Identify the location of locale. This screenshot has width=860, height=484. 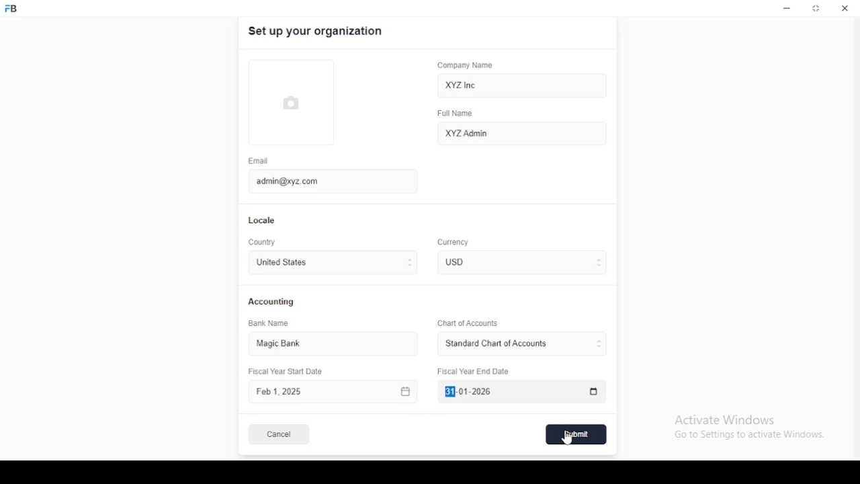
(263, 220).